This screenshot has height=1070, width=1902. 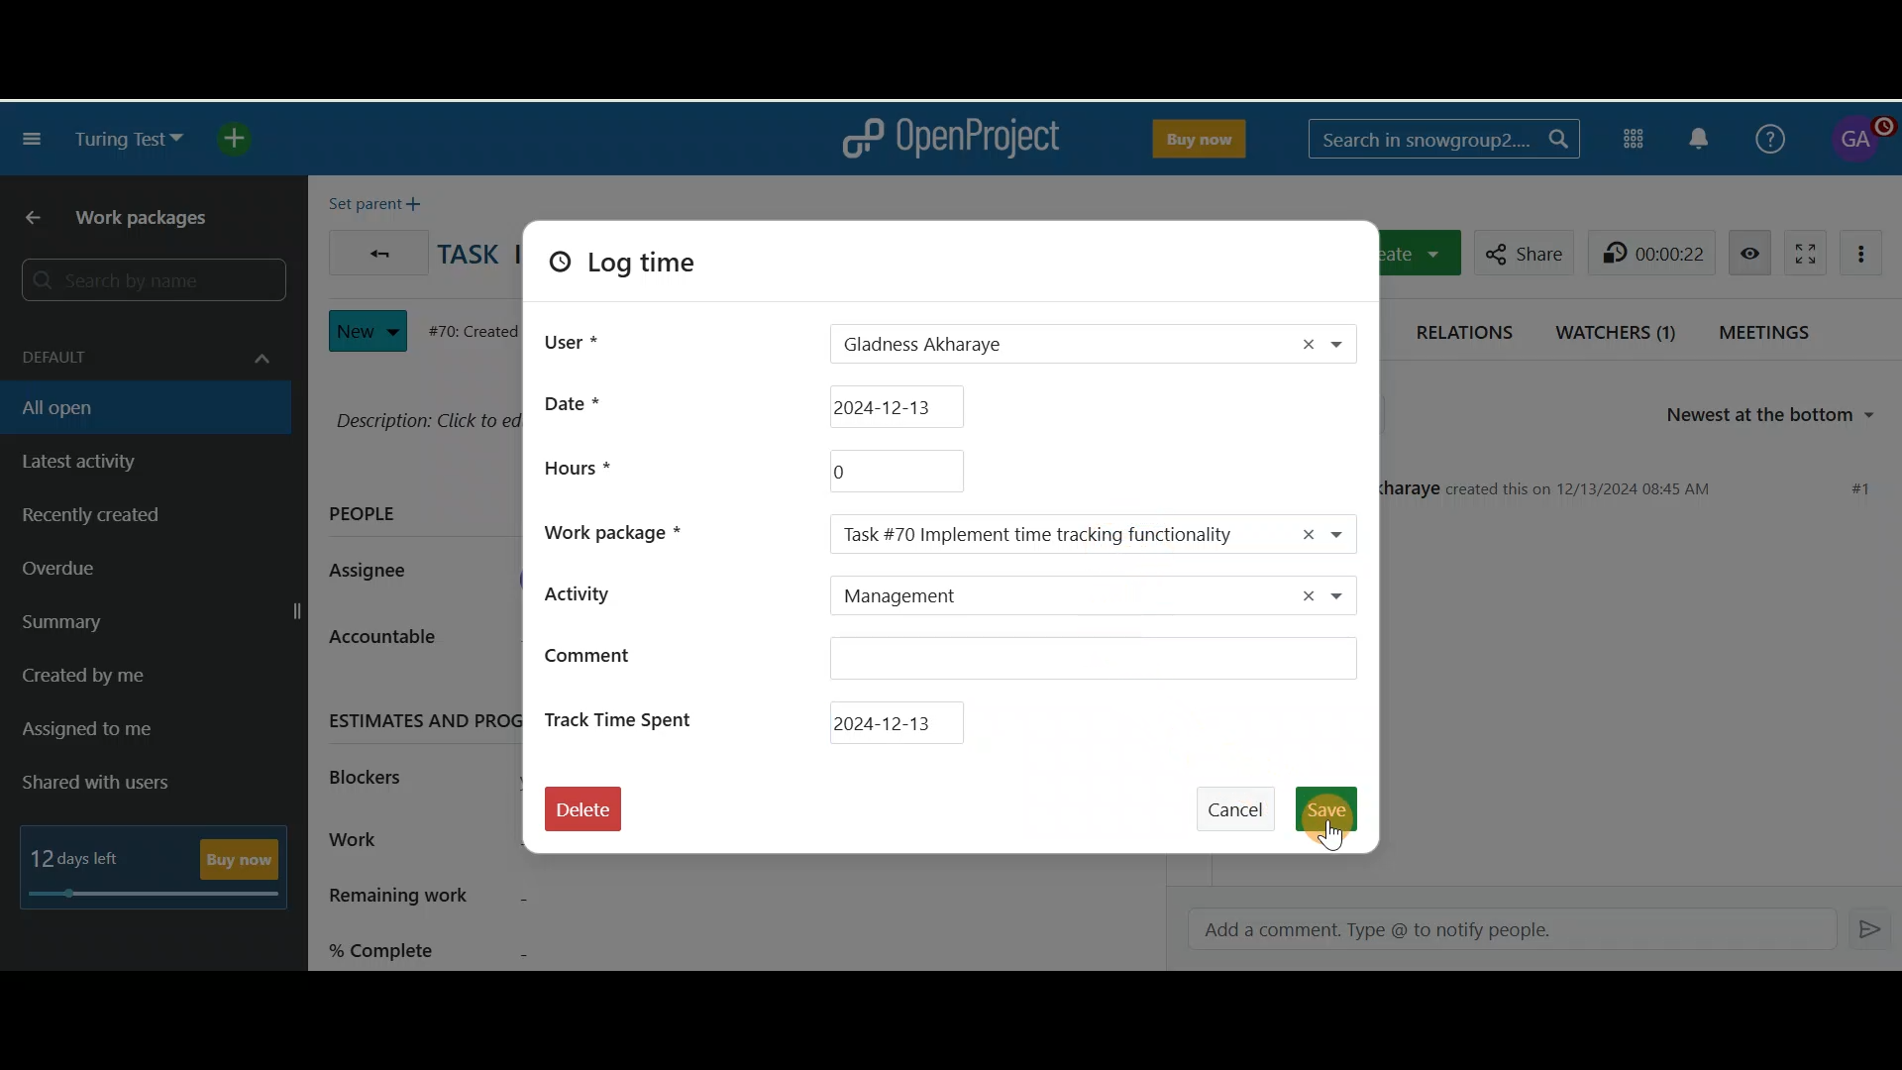 I want to click on OpenProject, so click(x=950, y=139).